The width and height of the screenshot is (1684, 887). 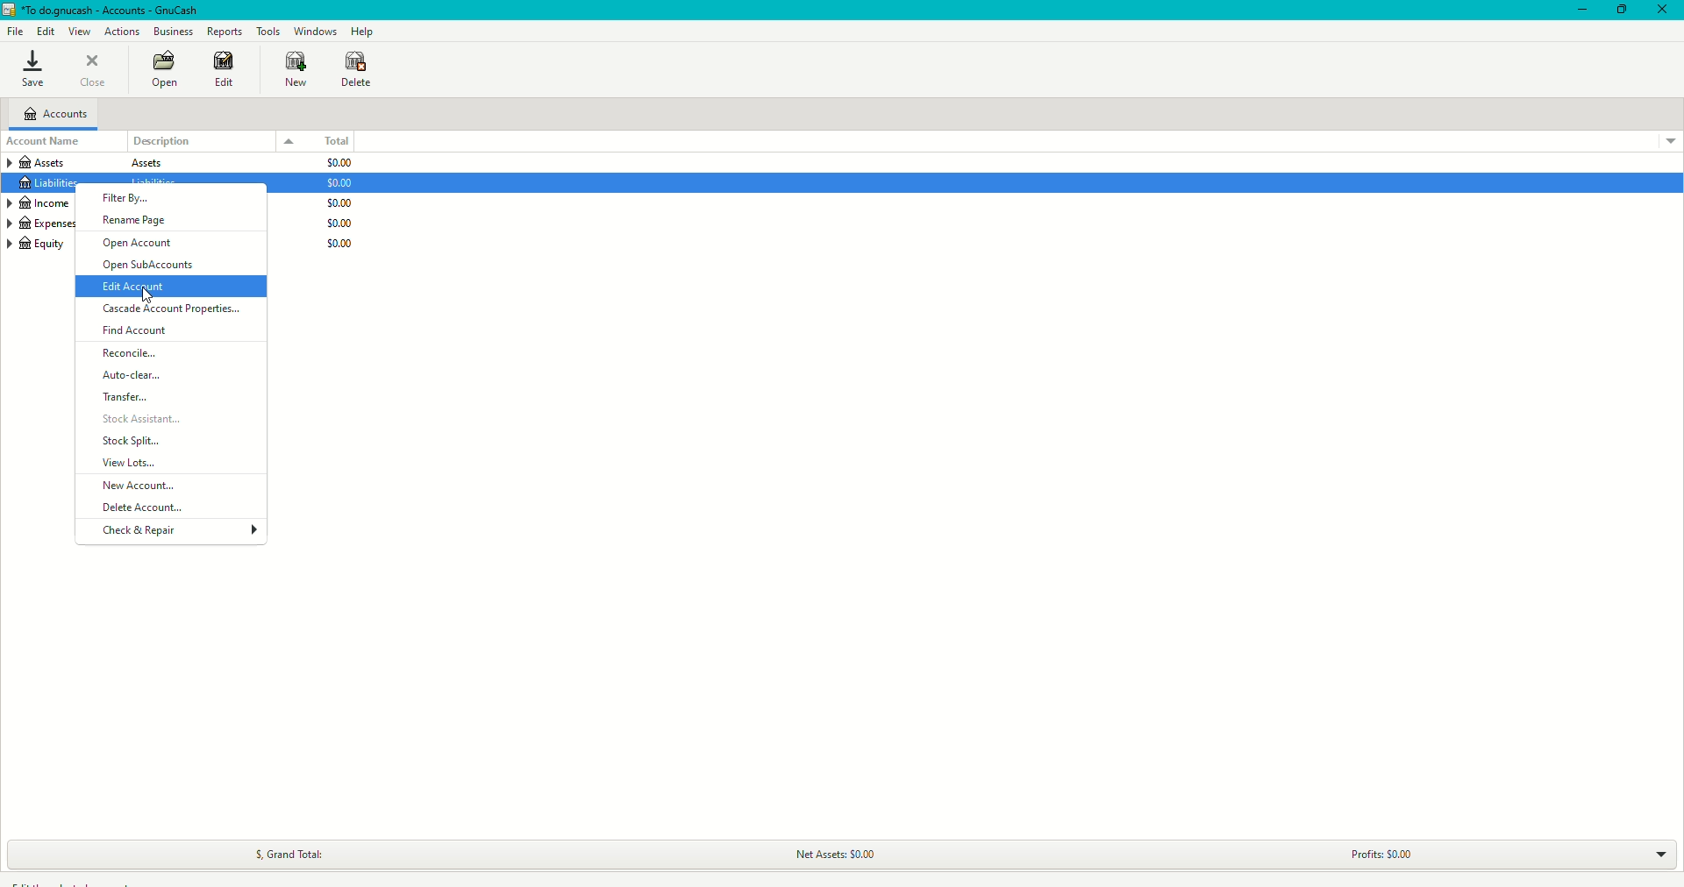 I want to click on Cascade Account Properties, so click(x=171, y=310).